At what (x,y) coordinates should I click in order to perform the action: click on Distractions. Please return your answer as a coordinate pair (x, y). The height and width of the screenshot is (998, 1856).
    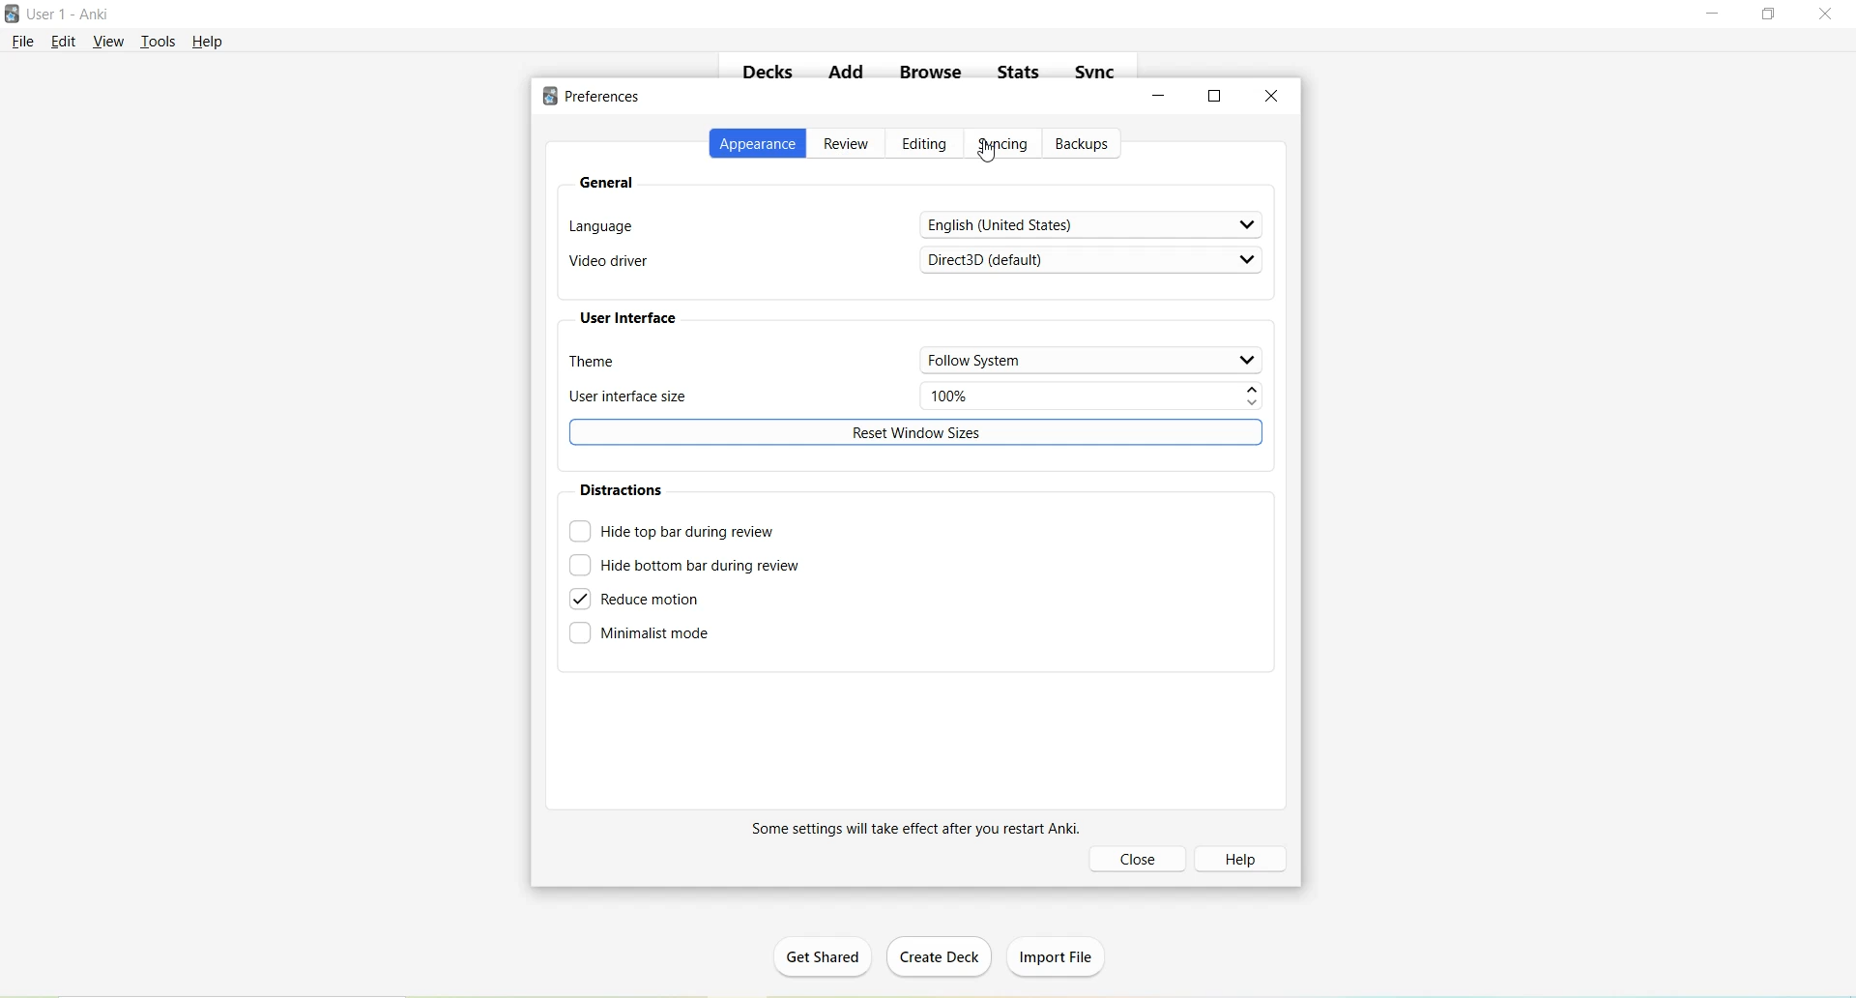
    Looking at the image, I should click on (625, 489).